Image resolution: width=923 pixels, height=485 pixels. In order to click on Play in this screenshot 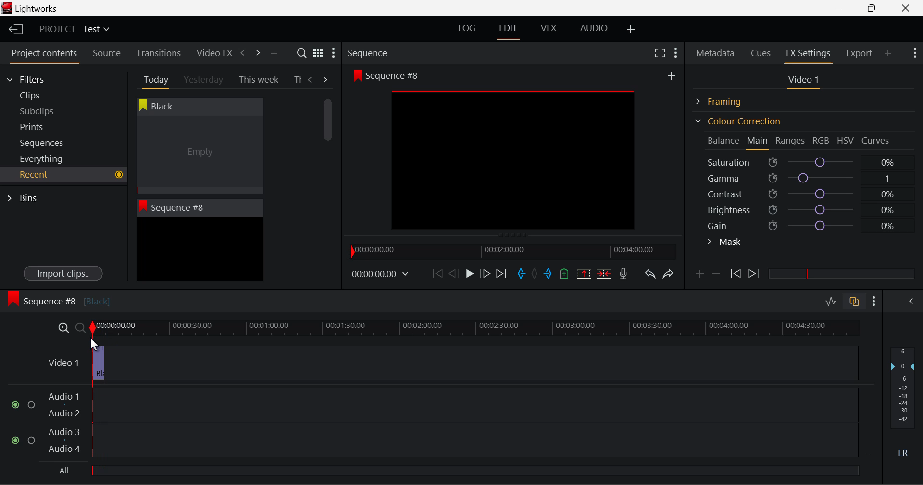, I will do `click(468, 274)`.